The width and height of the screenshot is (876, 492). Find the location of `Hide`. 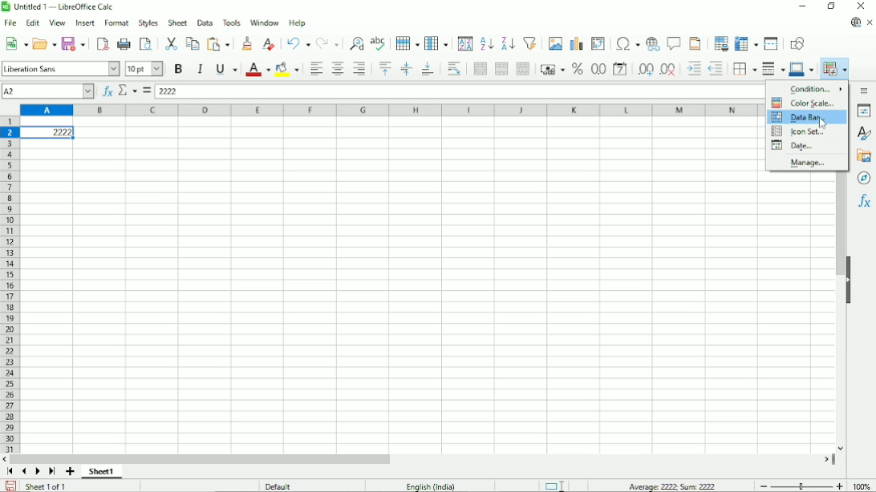

Hide is located at coordinates (850, 280).